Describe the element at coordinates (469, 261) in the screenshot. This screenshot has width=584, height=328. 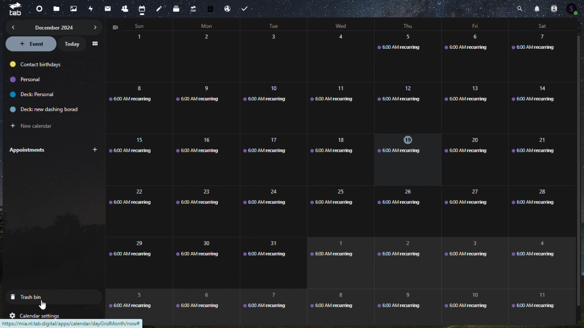
I see `3` at that location.